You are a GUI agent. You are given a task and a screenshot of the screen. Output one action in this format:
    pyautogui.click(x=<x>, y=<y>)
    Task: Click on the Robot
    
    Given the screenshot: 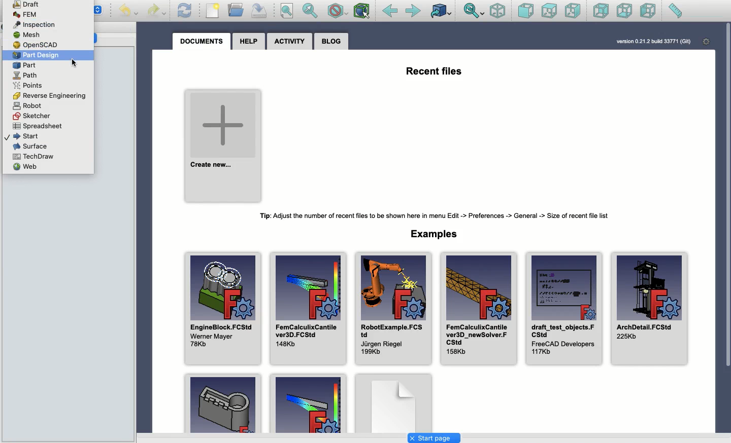 What is the action you would take?
    pyautogui.click(x=28, y=105)
    